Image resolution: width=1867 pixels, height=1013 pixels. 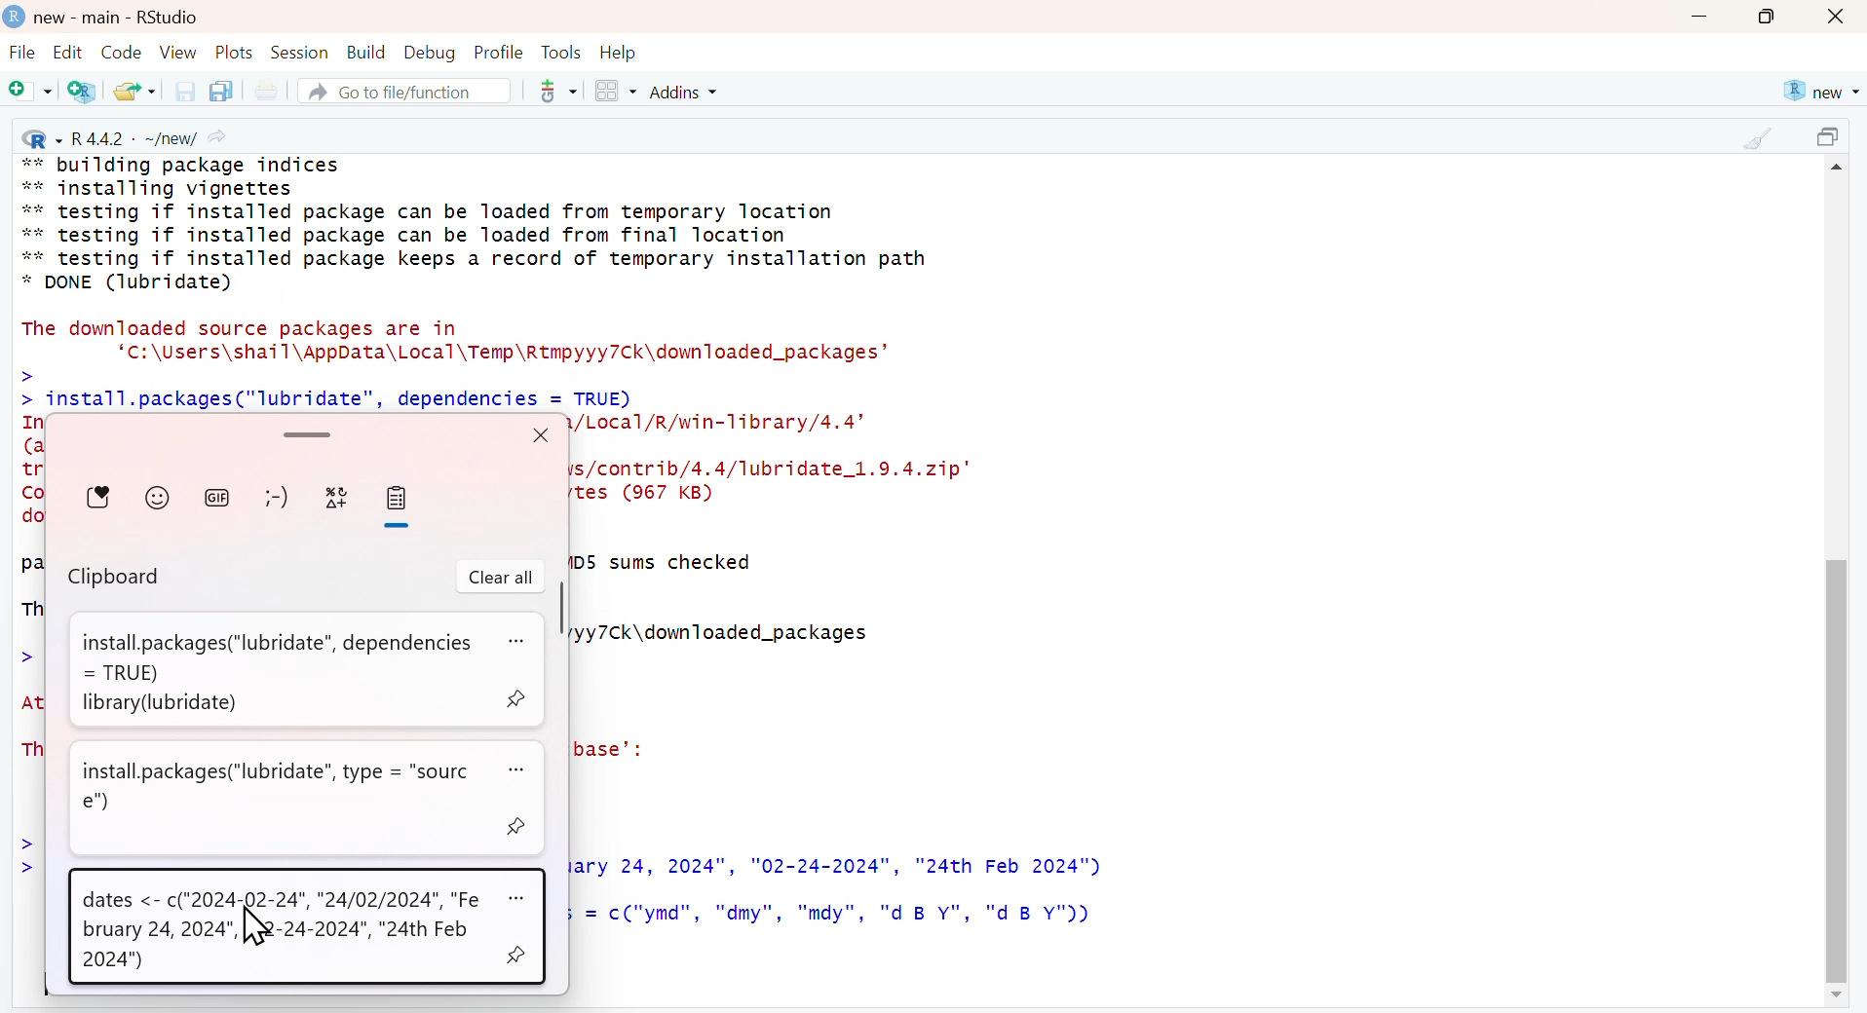 What do you see at coordinates (428, 52) in the screenshot?
I see `Debug` at bounding box center [428, 52].